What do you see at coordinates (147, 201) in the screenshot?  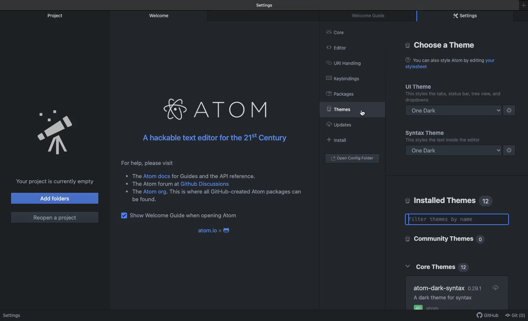 I see `be found.` at bounding box center [147, 201].